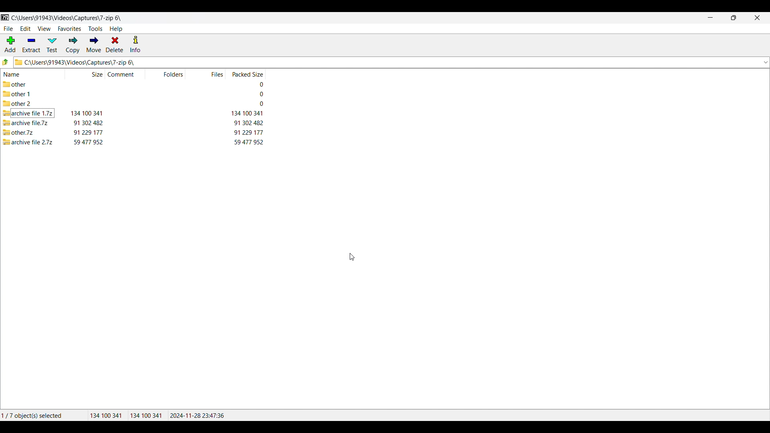 The width and height of the screenshot is (770, 433). I want to click on Copy, so click(73, 45).